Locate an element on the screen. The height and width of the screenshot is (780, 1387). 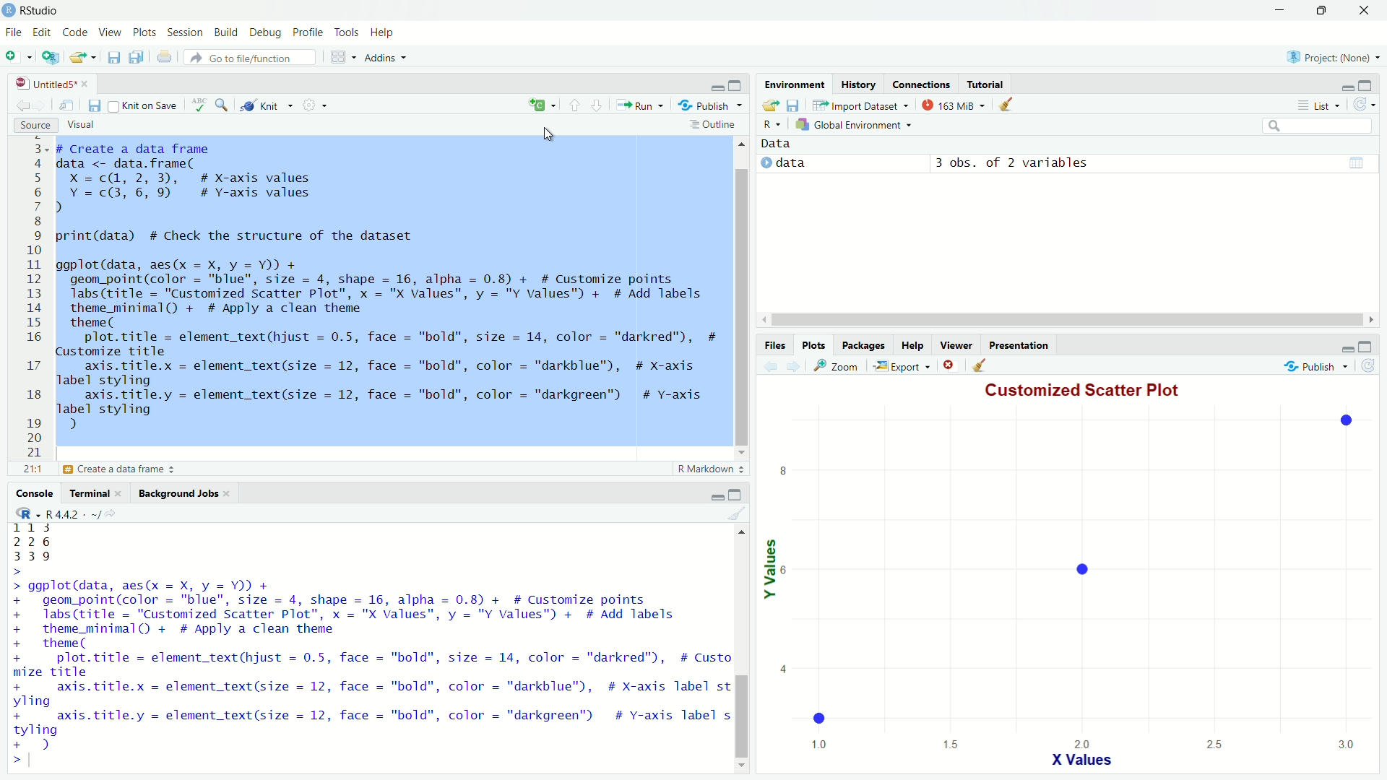
Clear console is located at coordinates (983, 367).